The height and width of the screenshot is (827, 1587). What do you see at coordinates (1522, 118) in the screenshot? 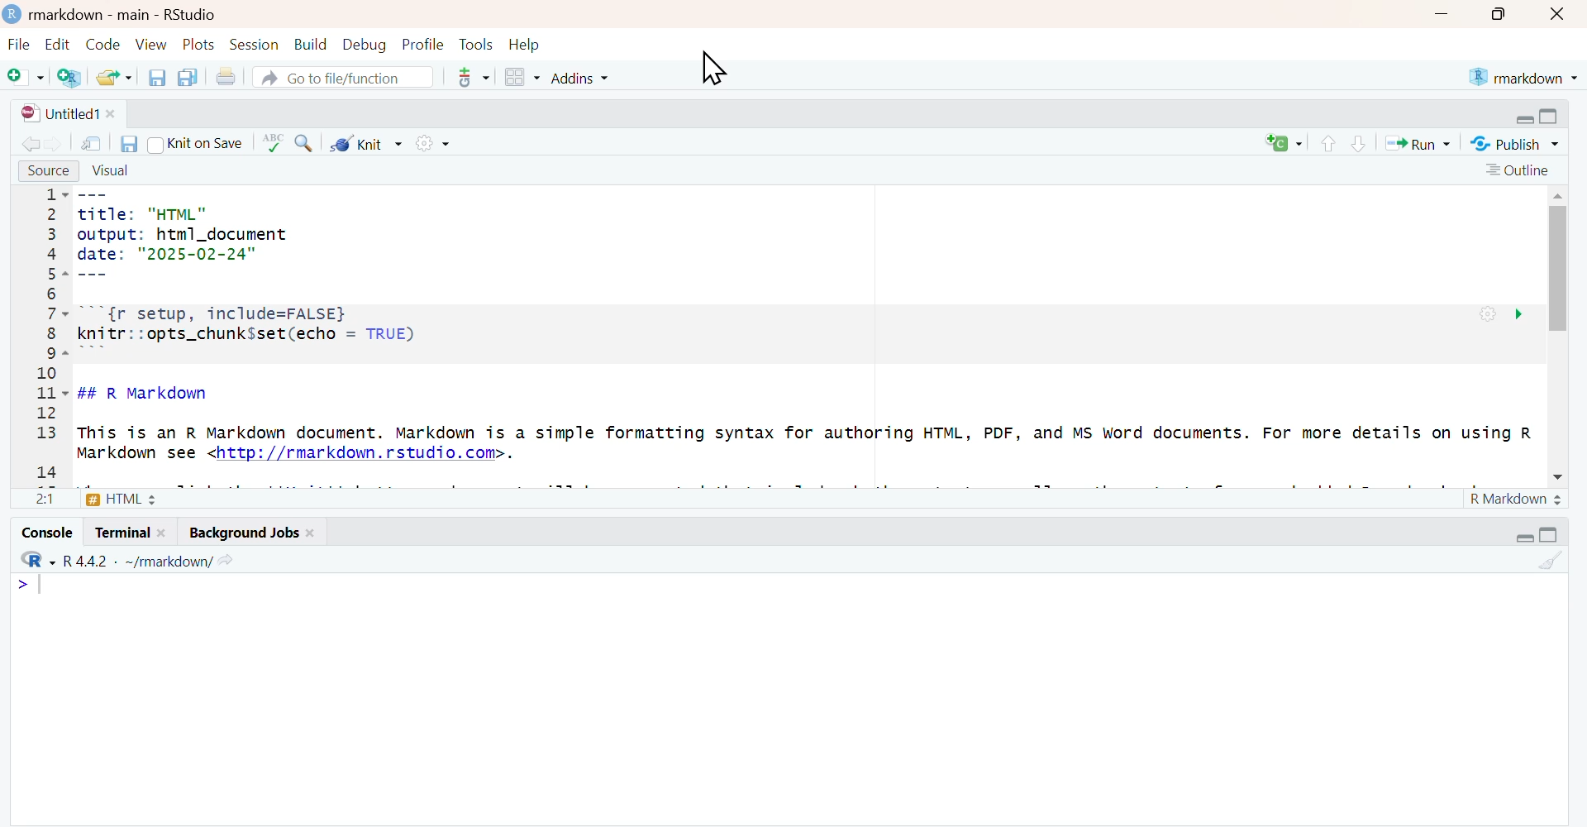
I see `minimize` at bounding box center [1522, 118].